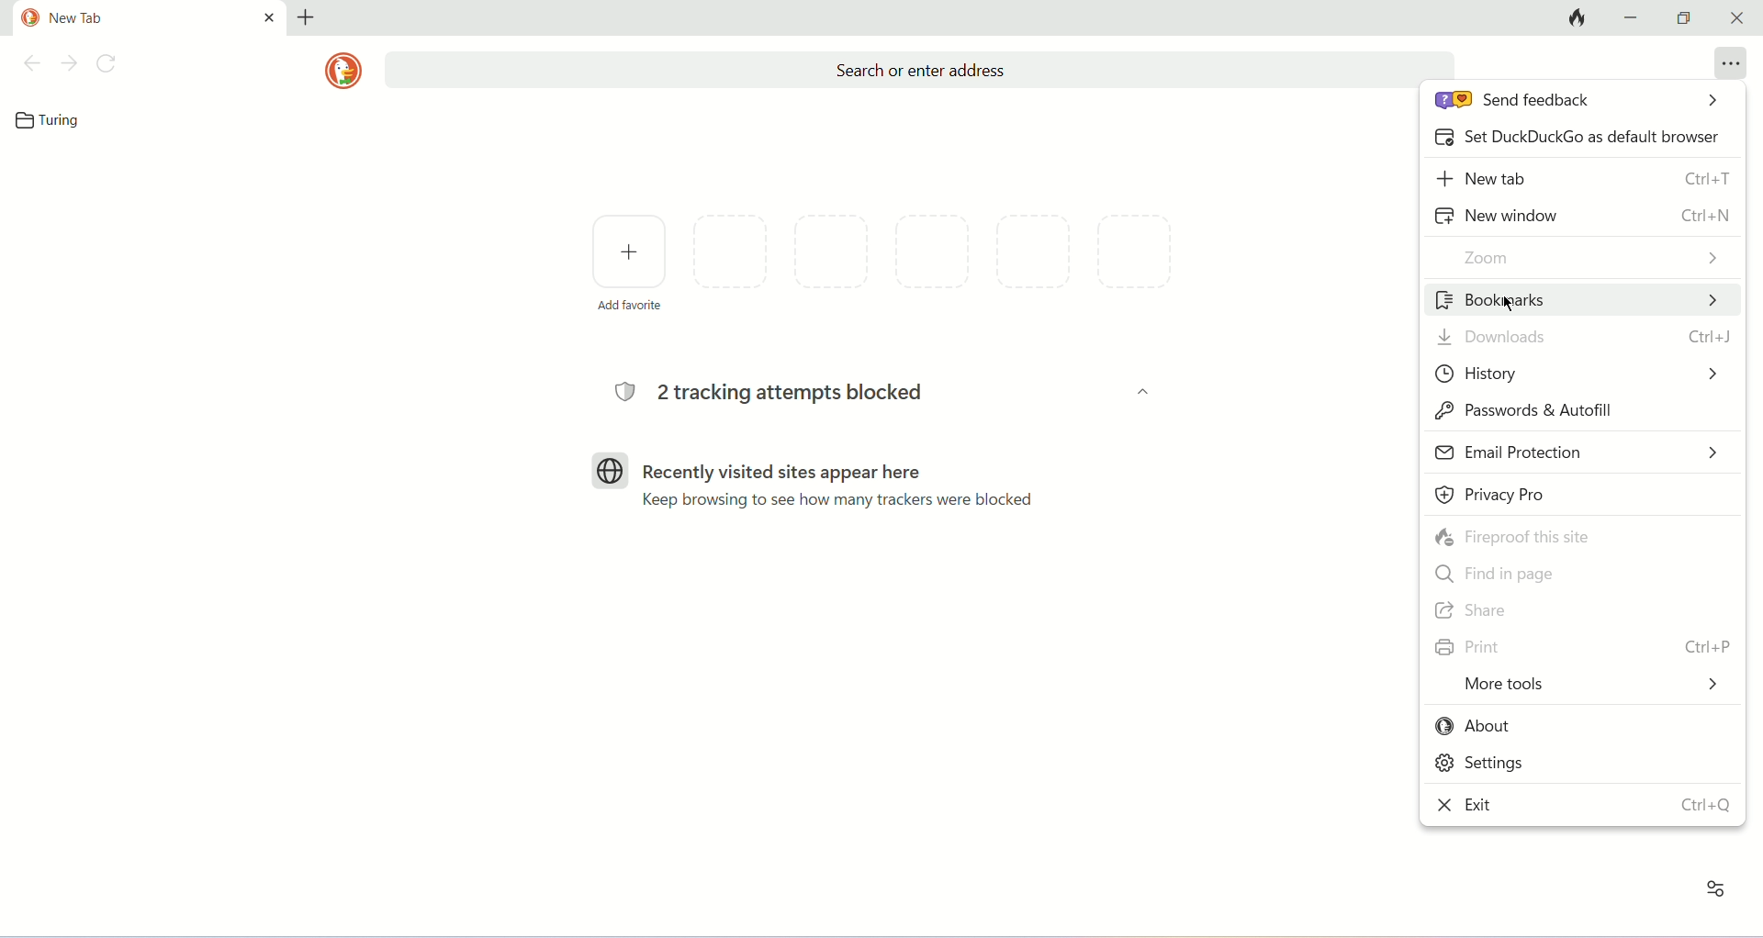 This screenshot has height=938, width=1763. I want to click on privacy pro, so click(1578, 500).